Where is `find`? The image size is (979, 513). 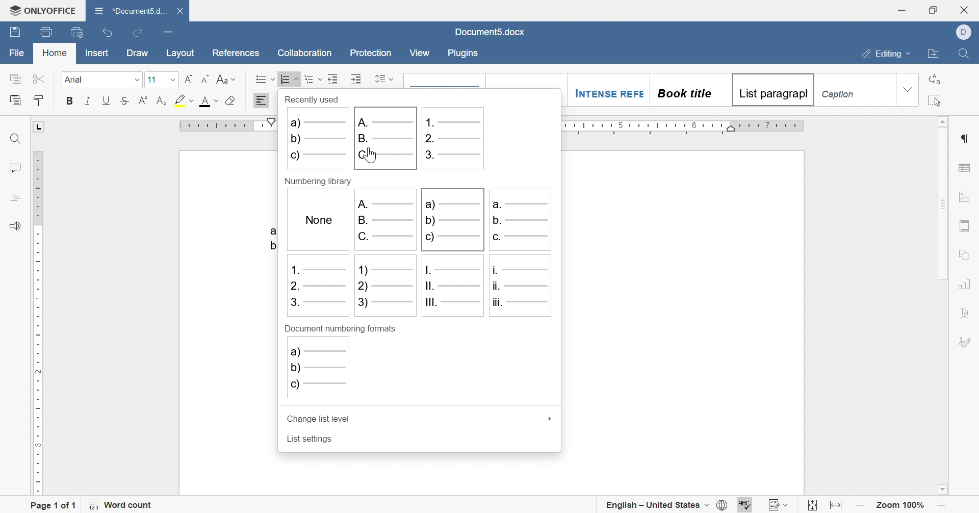 find is located at coordinates (16, 140).